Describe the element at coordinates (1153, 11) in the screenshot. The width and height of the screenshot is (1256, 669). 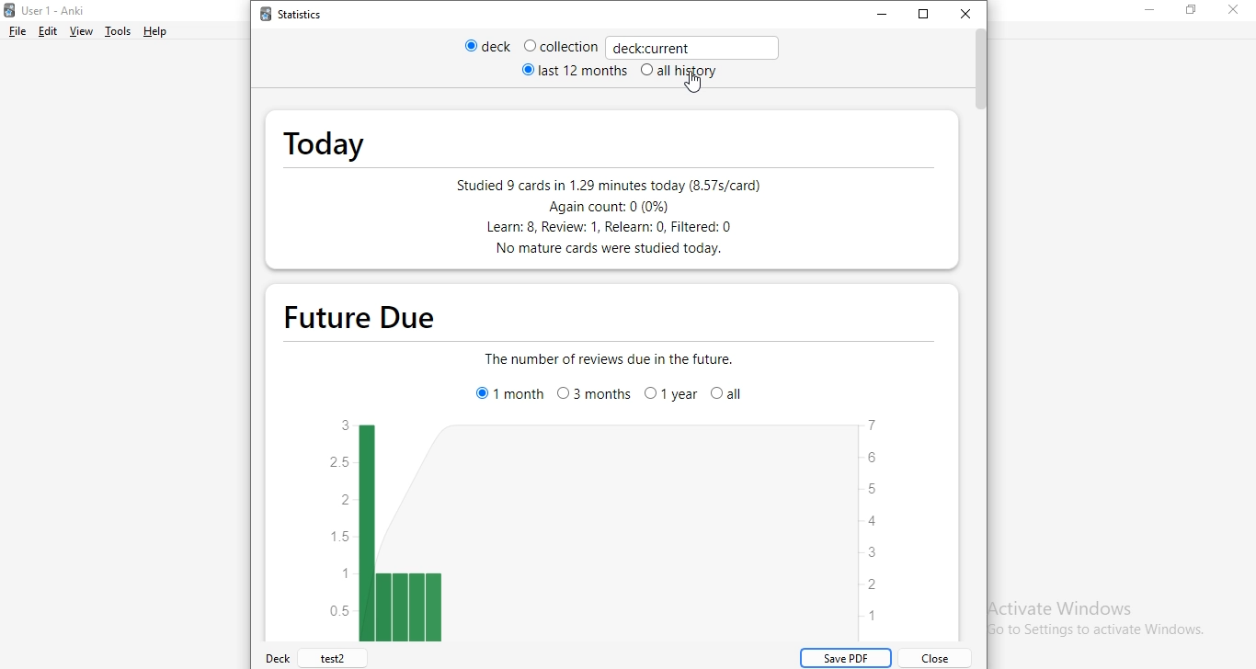
I see `minimise` at that location.